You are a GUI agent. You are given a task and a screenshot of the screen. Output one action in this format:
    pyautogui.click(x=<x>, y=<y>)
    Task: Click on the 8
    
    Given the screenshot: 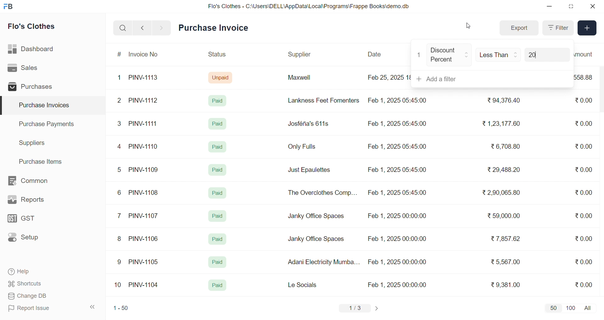 What is the action you would take?
    pyautogui.click(x=120, y=239)
    